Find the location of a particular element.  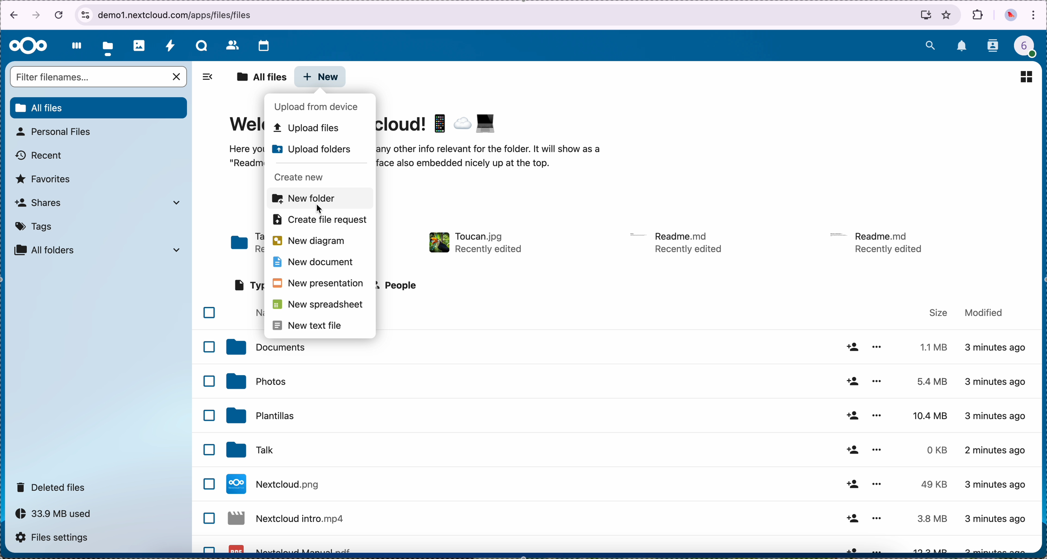

people is located at coordinates (398, 285).